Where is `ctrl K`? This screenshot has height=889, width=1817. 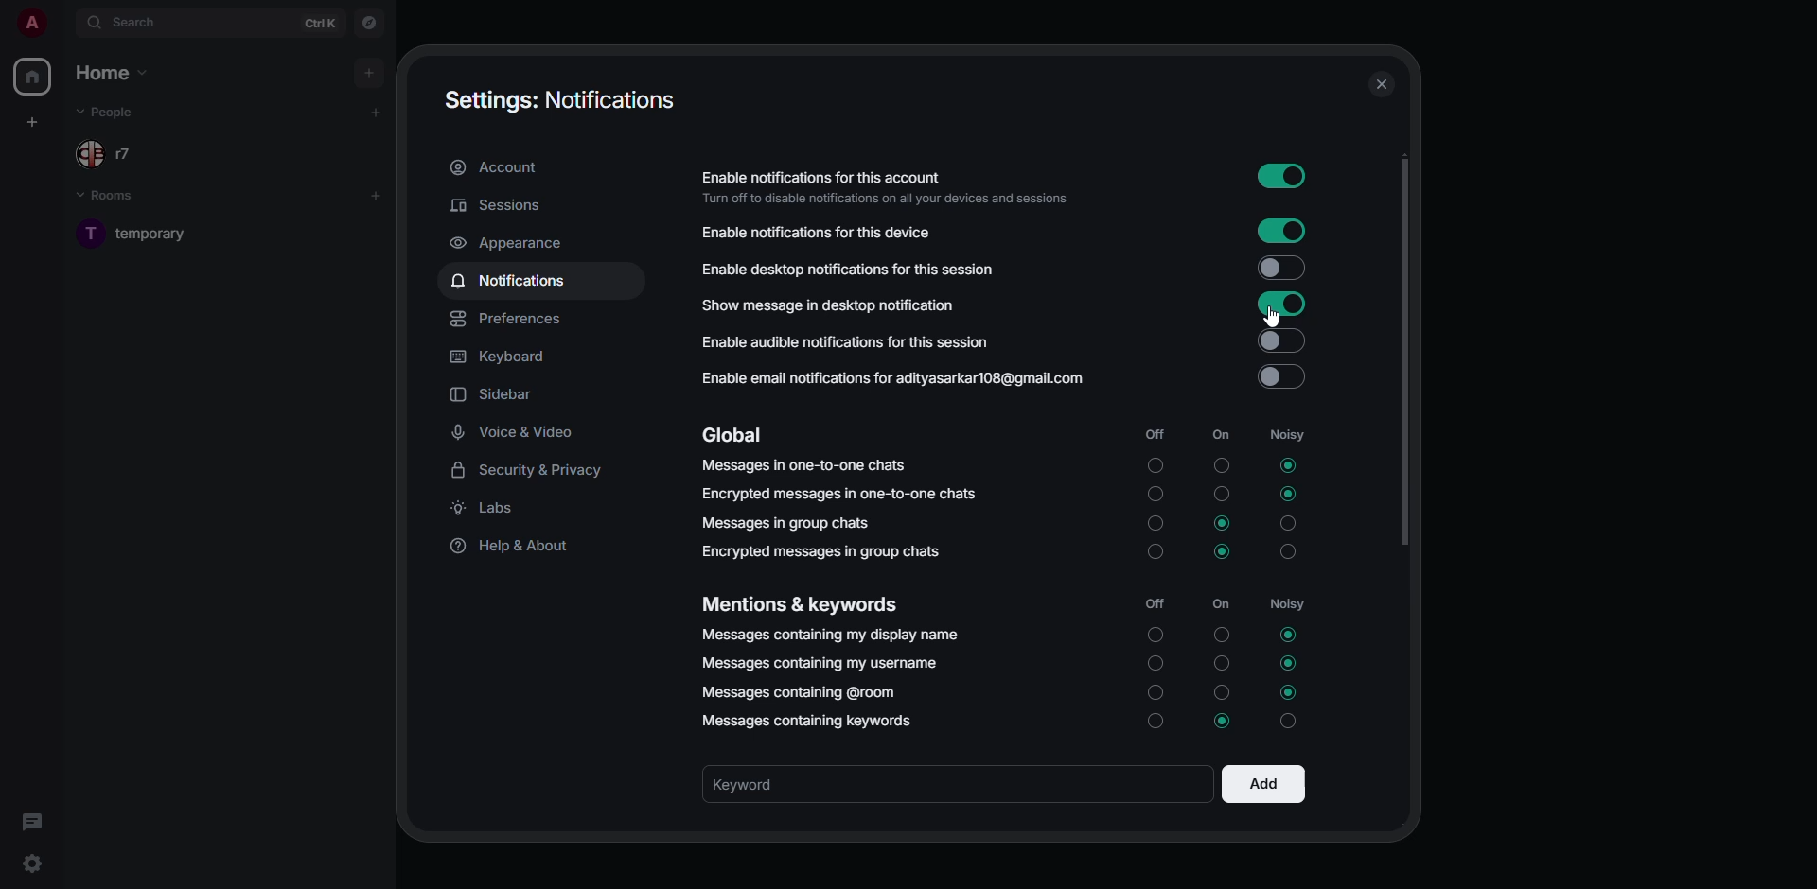 ctrl K is located at coordinates (321, 23).